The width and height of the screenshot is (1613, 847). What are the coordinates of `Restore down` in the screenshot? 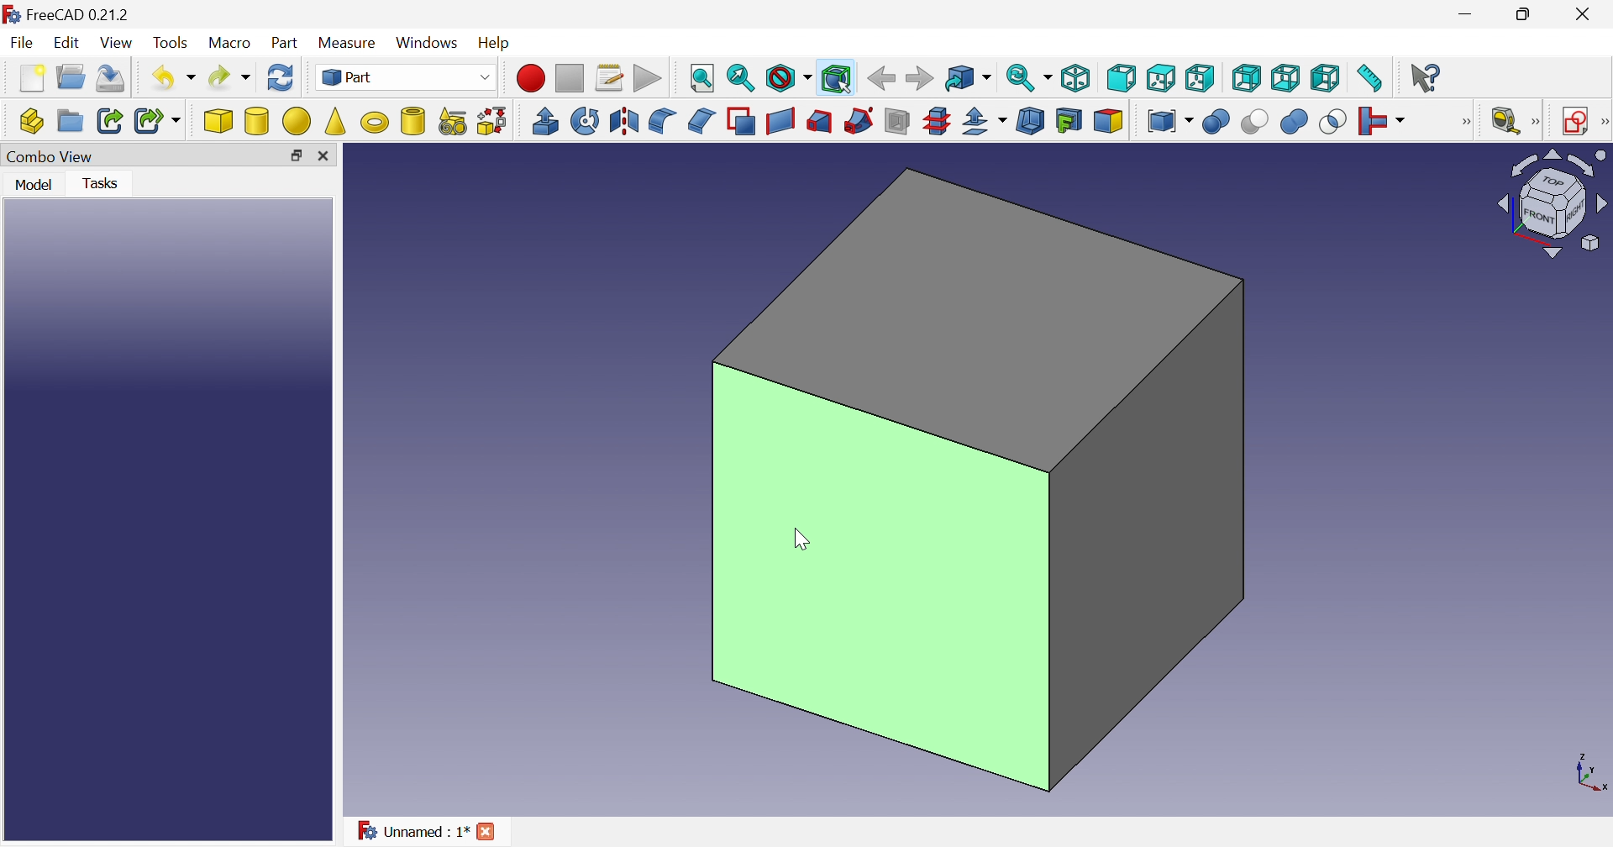 It's located at (1531, 13).